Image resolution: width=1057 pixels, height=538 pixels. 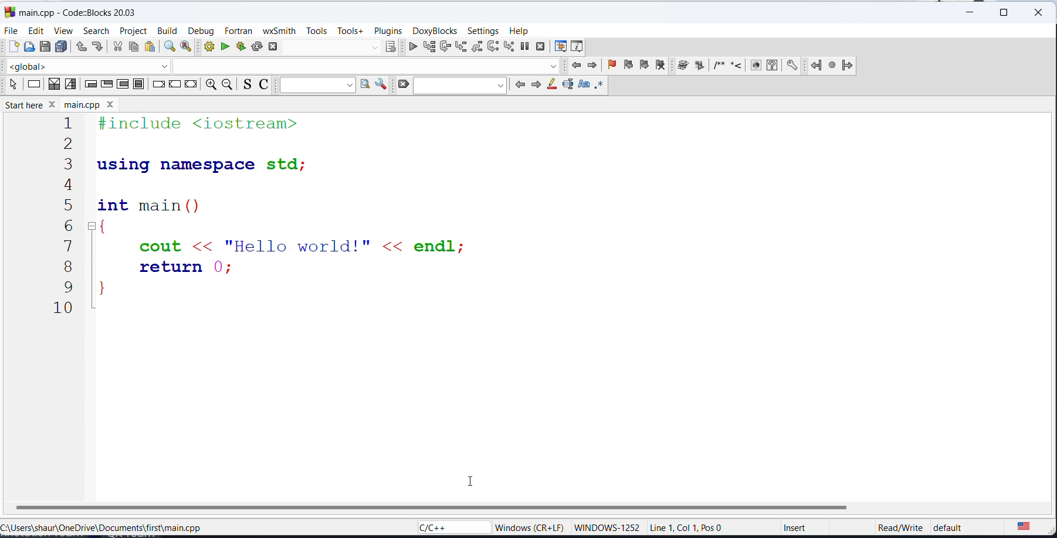 I want to click on BUILD AND RUN, so click(x=240, y=47).